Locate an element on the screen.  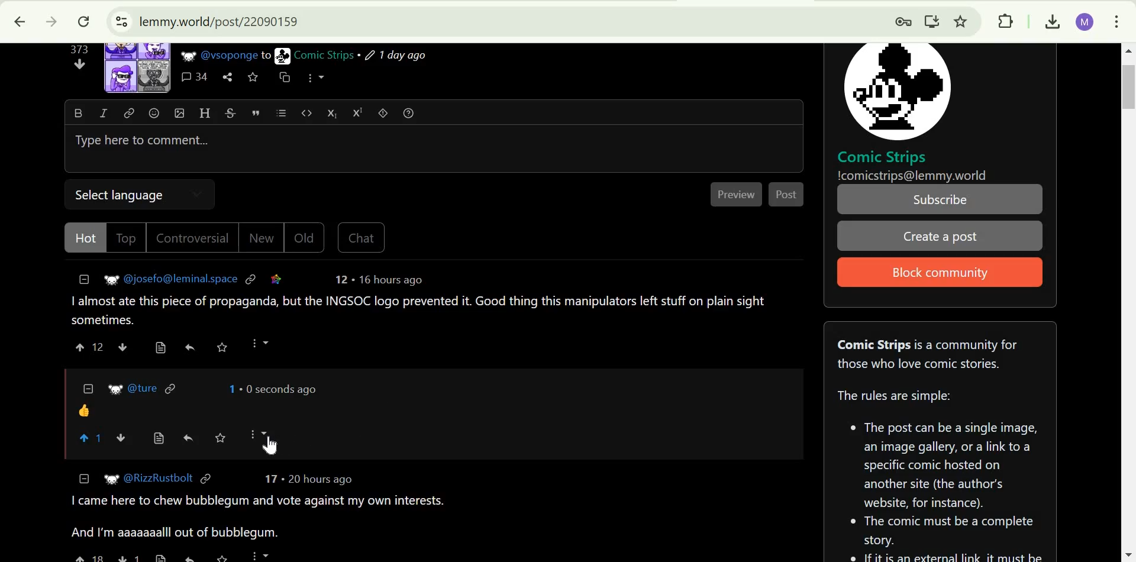
view source is located at coordinates (162, 557).